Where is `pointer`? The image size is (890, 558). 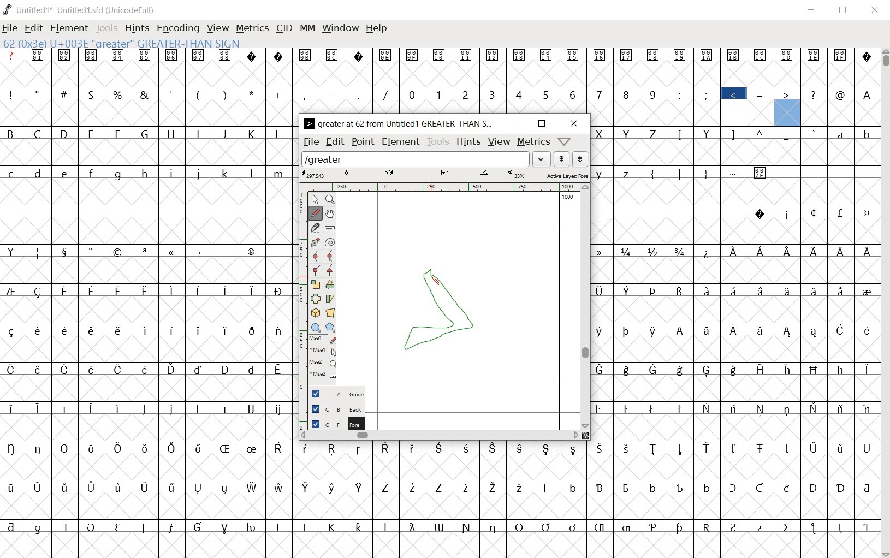 pointer is located at coordinates (315, 200).